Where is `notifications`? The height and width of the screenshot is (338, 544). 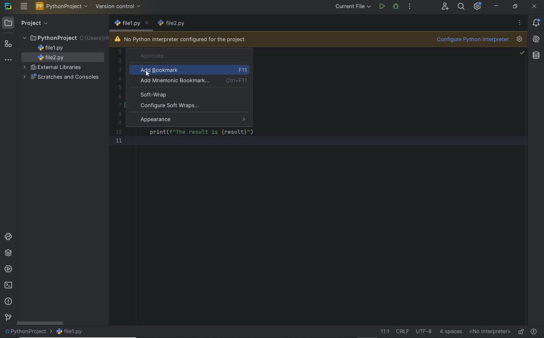
notifications is located at coordinates (538, 23).